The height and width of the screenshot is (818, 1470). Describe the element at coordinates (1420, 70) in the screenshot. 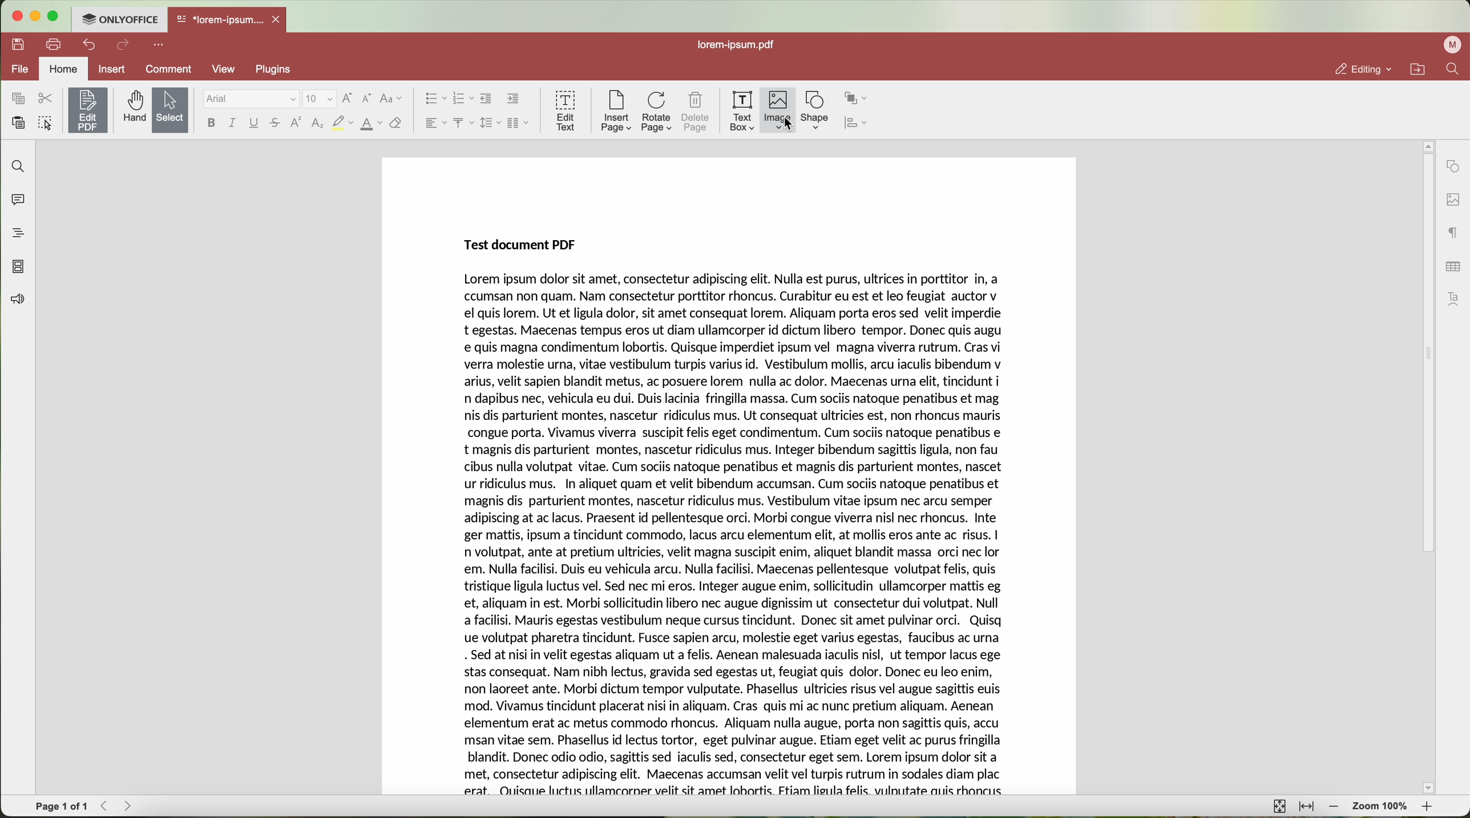

I see `open file location` at that location.